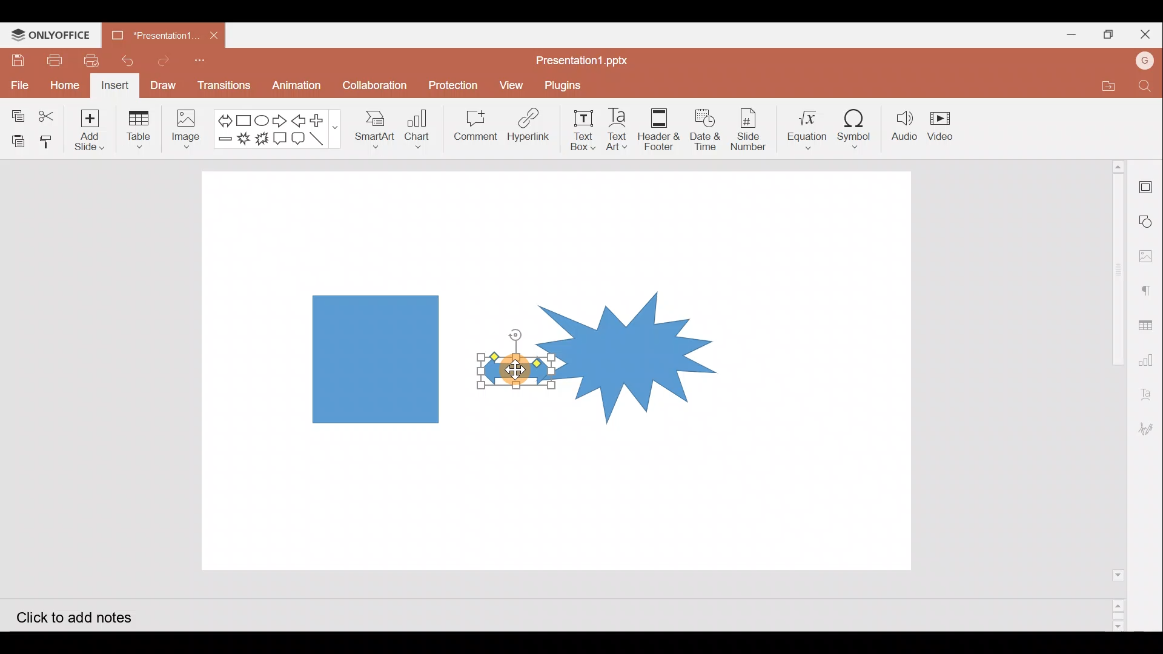  What do you see at coordinates (261, 138) in the screenshot?
I see `Explosion 2` at bounding box center [261, 138].